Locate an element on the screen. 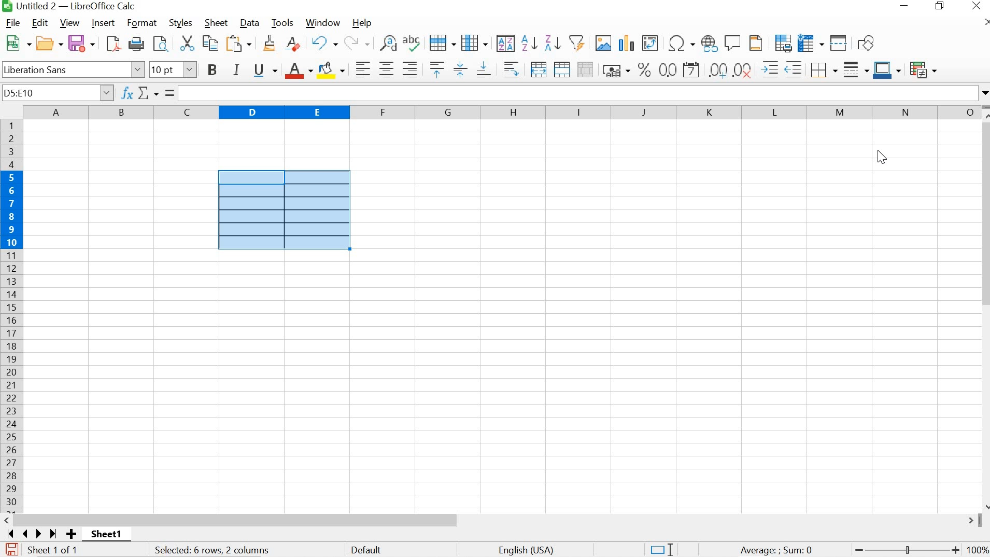  COPY is located at coordinates (211, 42).